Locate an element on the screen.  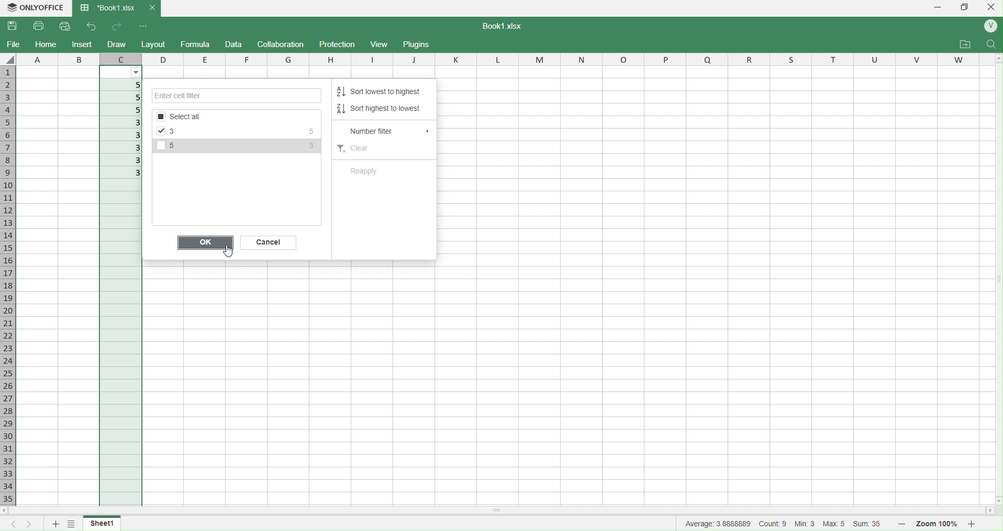
Clear is located at coordinates (356, 147).